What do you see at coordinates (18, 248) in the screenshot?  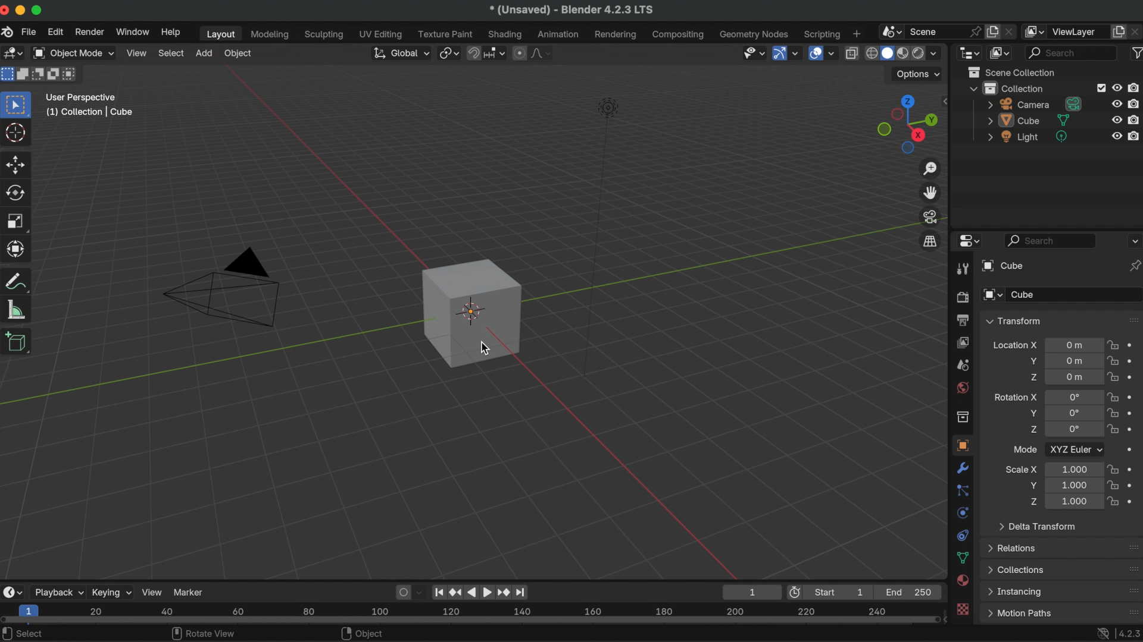 I see `scale` at bounding box center [18, 248].